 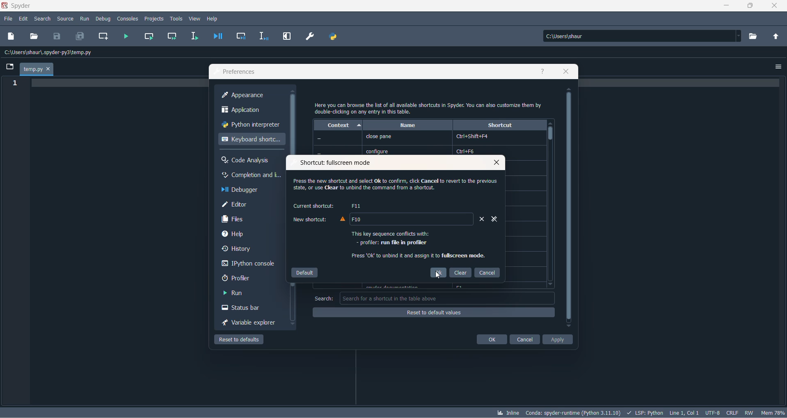 I want to click on slider, so click(x=550, y=136).